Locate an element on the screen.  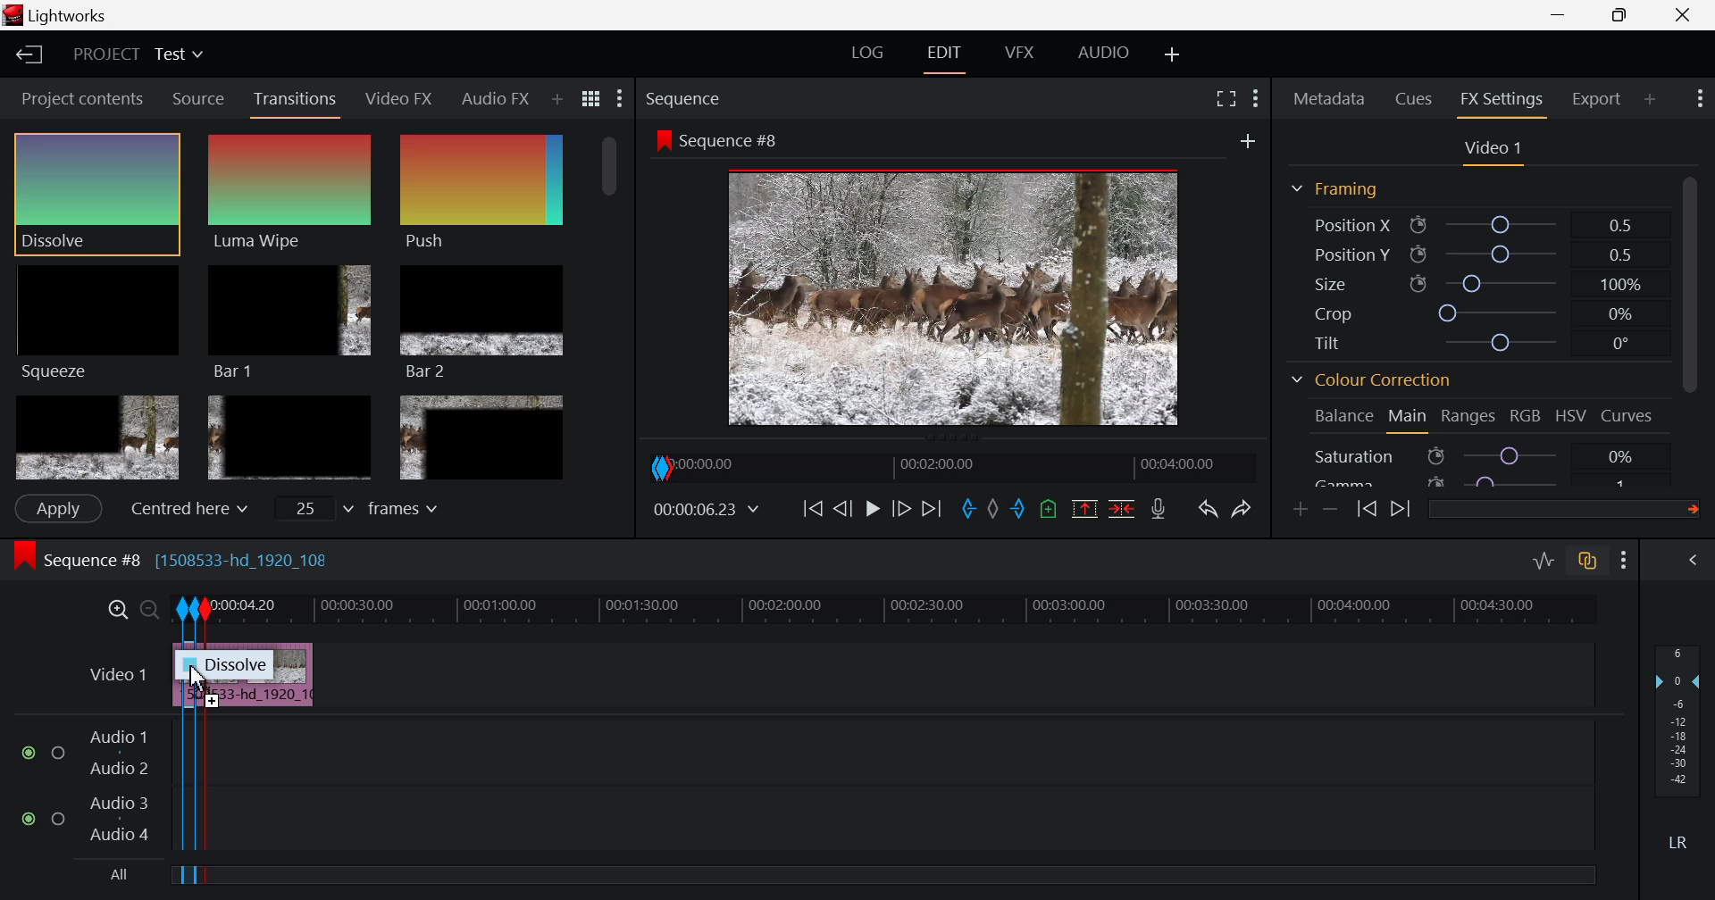
Scroll Bar is located at coordinates (1697, 322).